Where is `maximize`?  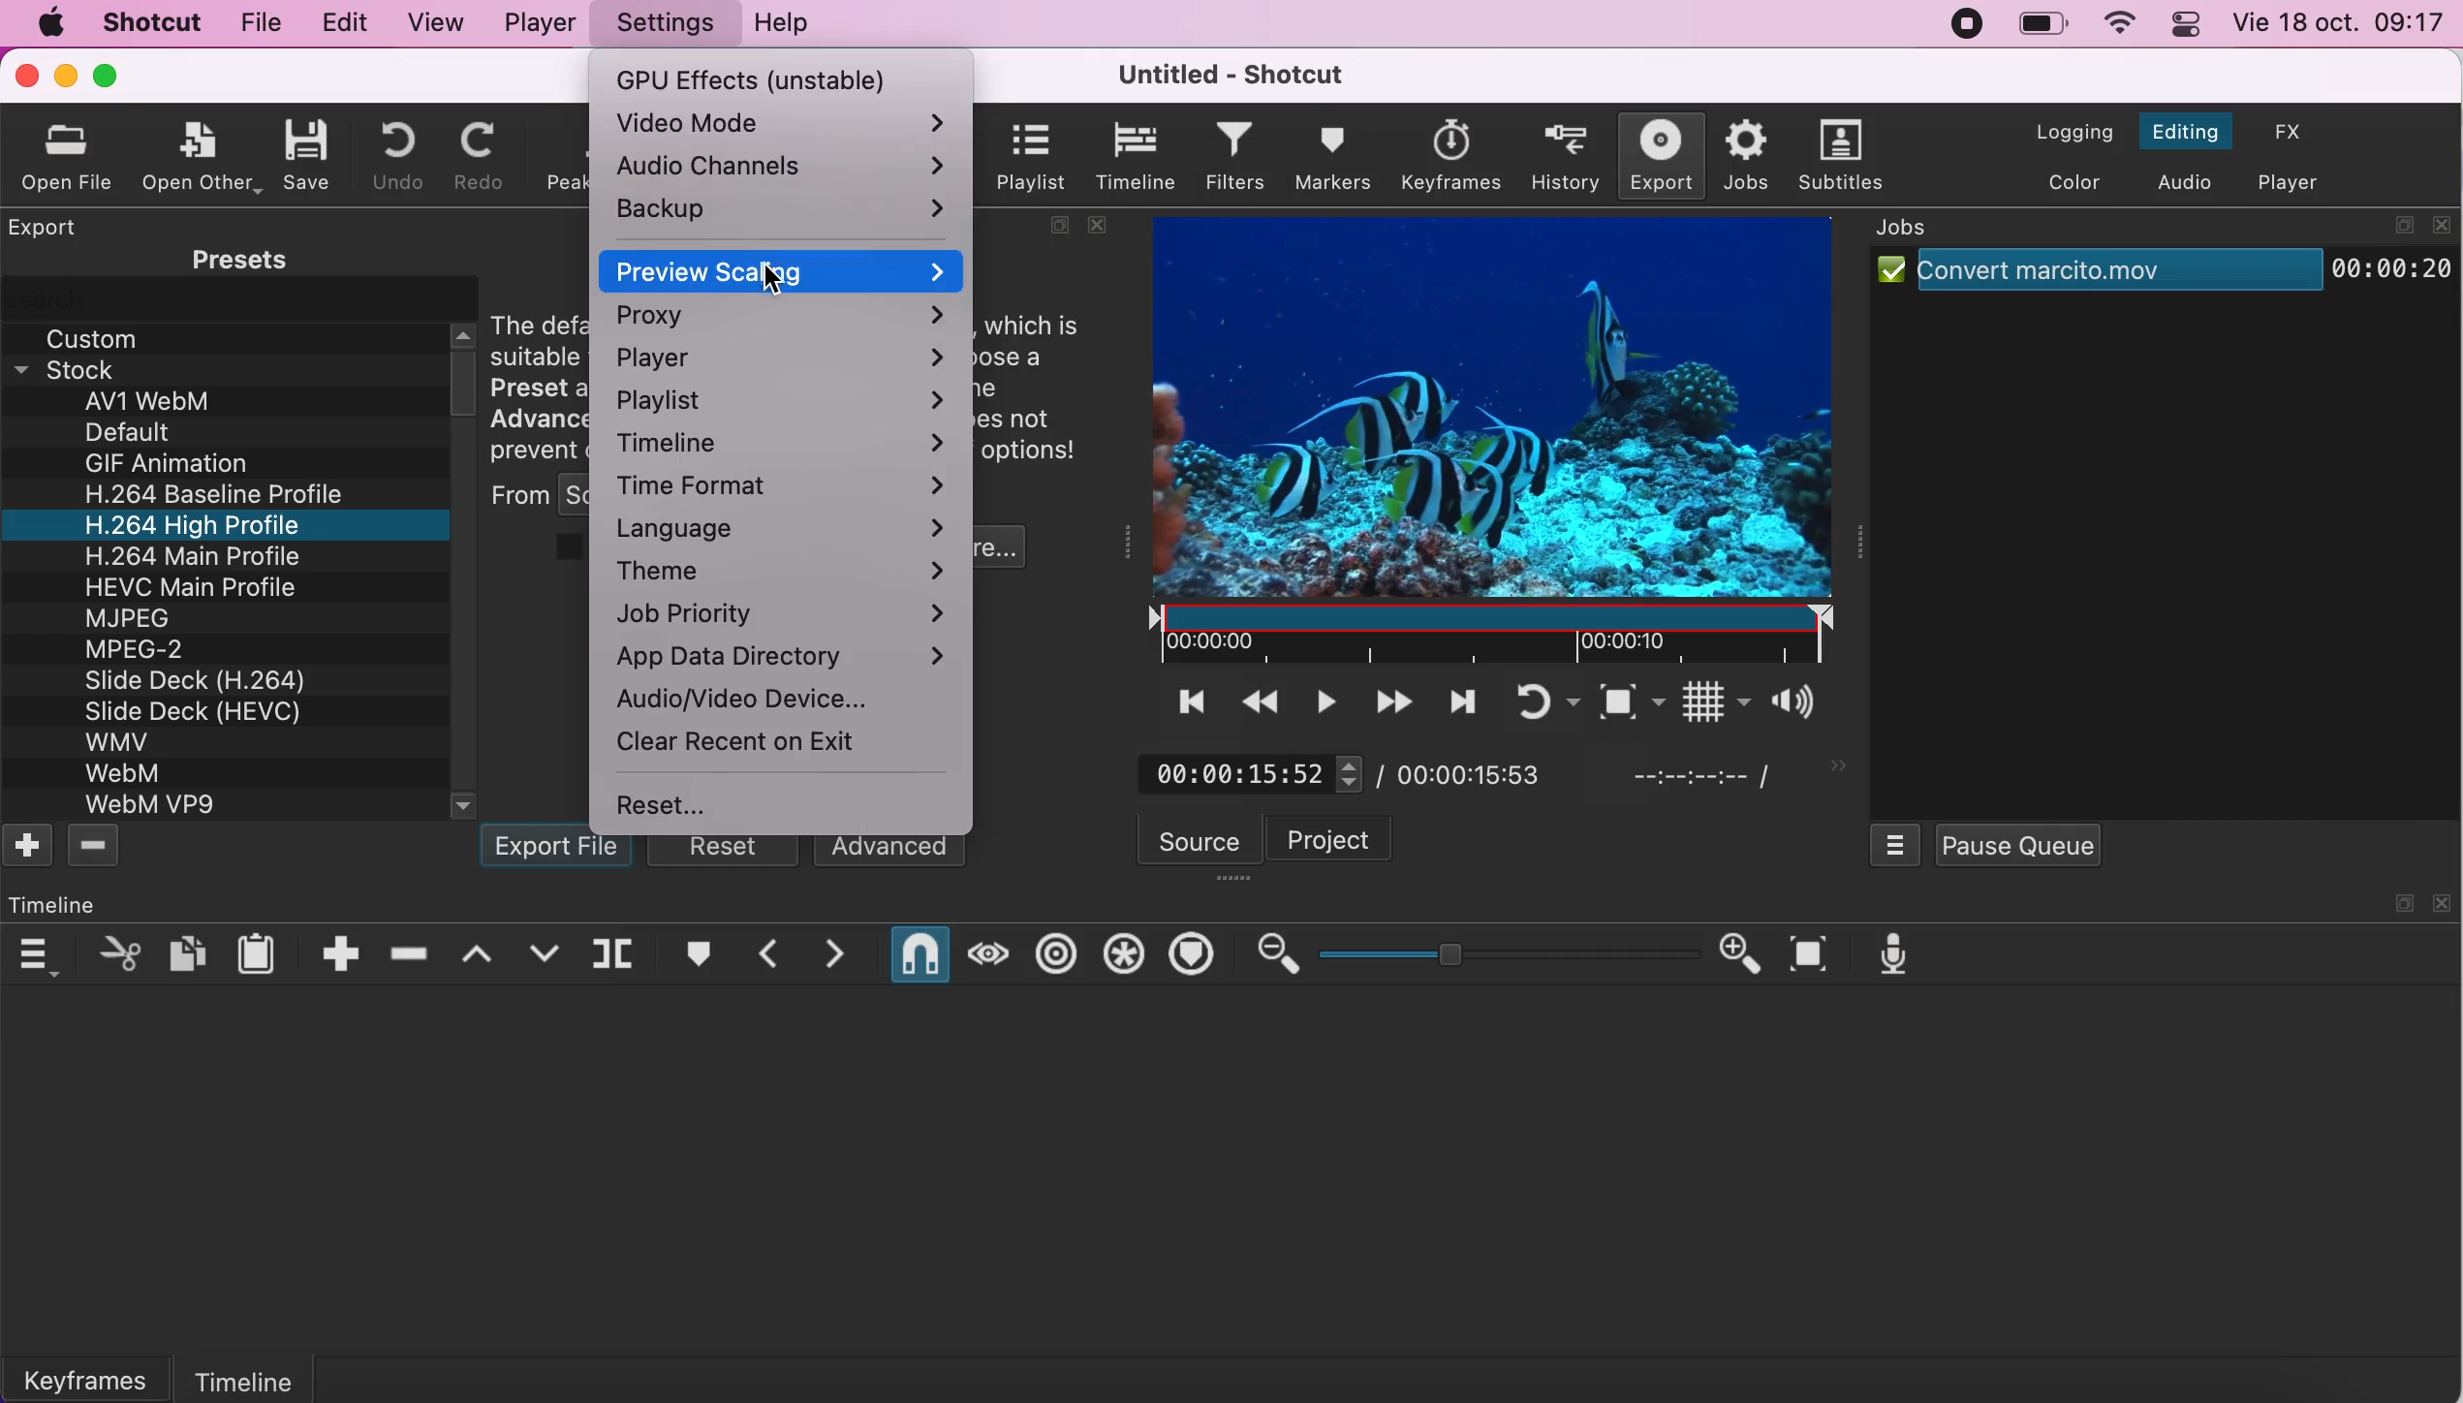
maximize is located at coordinates (107, 78).